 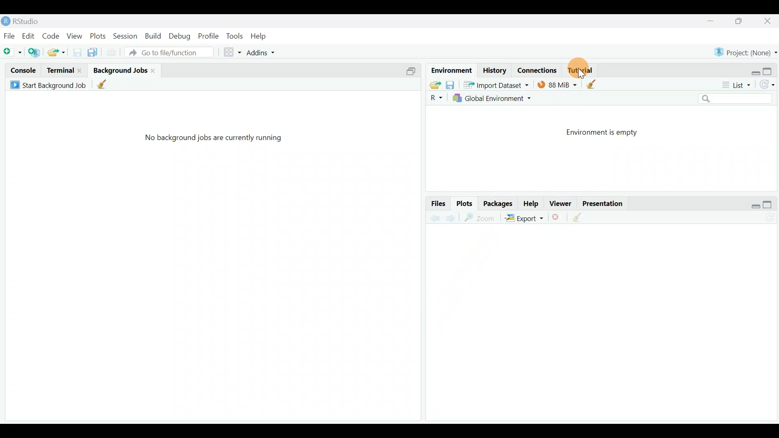 I want to click on Next plot, so click(x=450, y=218).